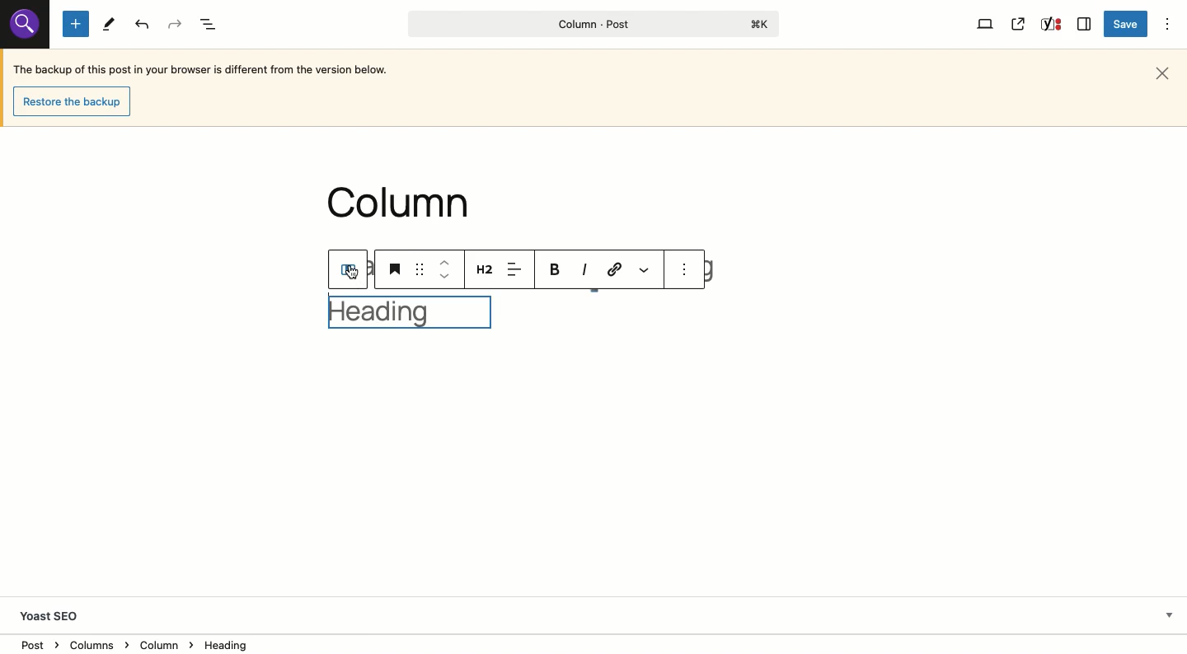  What do you see at coordinates (584, 269) in the screenshot?
I see `Italics` at bounding box center [584, 269].